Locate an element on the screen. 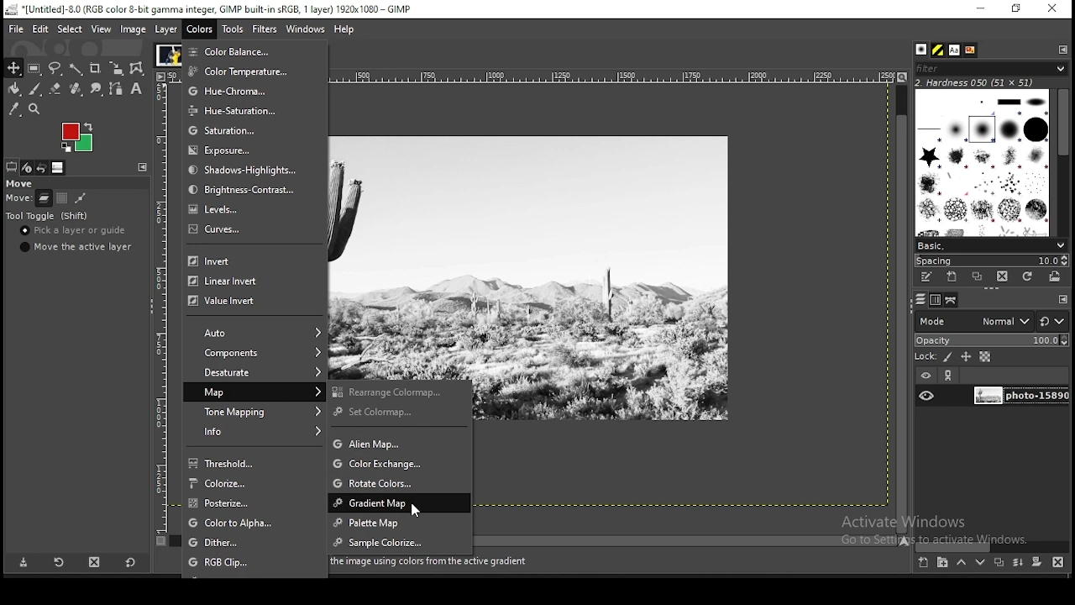  color to alpha is located at coordinates (256, 523).